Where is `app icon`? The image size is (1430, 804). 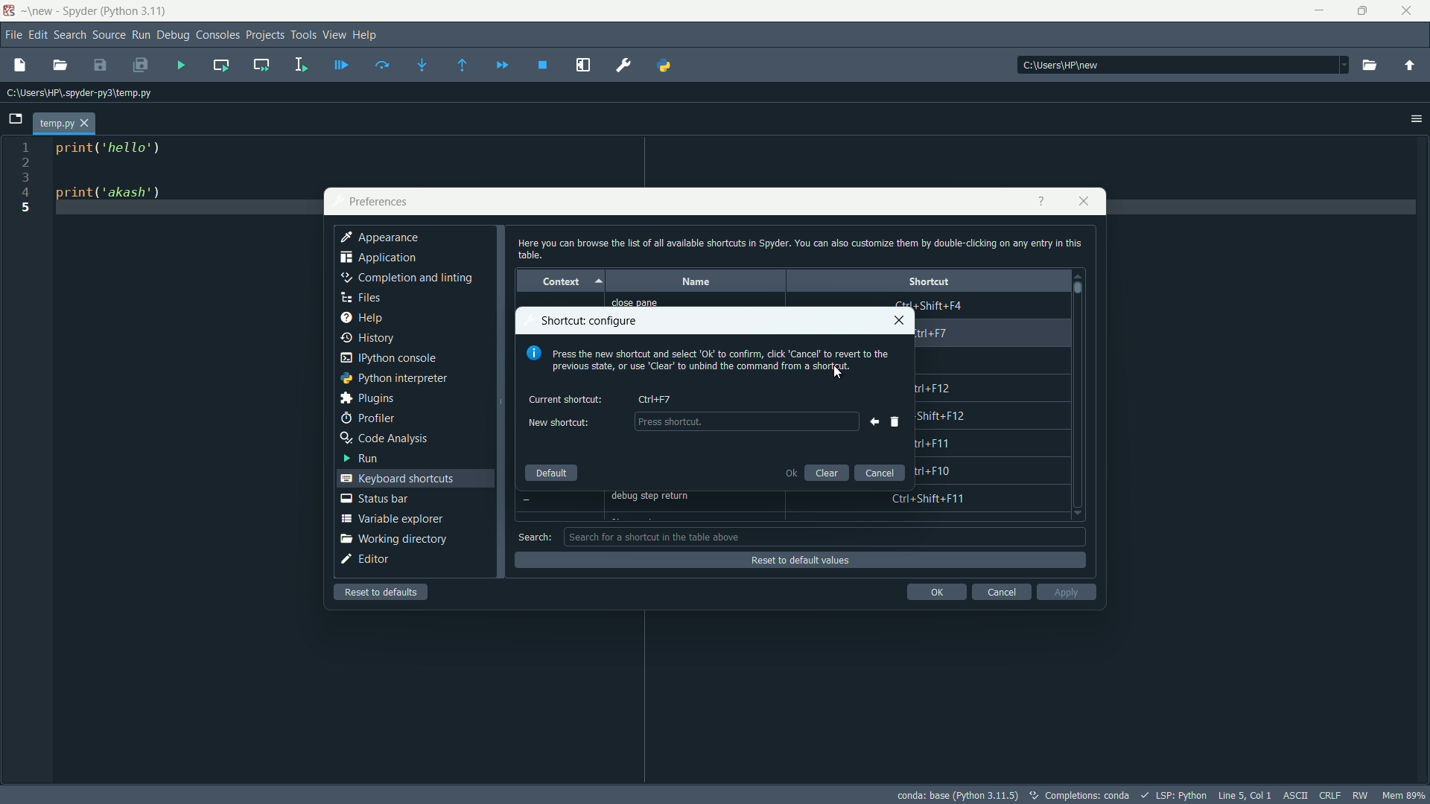
app icon is located at coordinates (9, 11).